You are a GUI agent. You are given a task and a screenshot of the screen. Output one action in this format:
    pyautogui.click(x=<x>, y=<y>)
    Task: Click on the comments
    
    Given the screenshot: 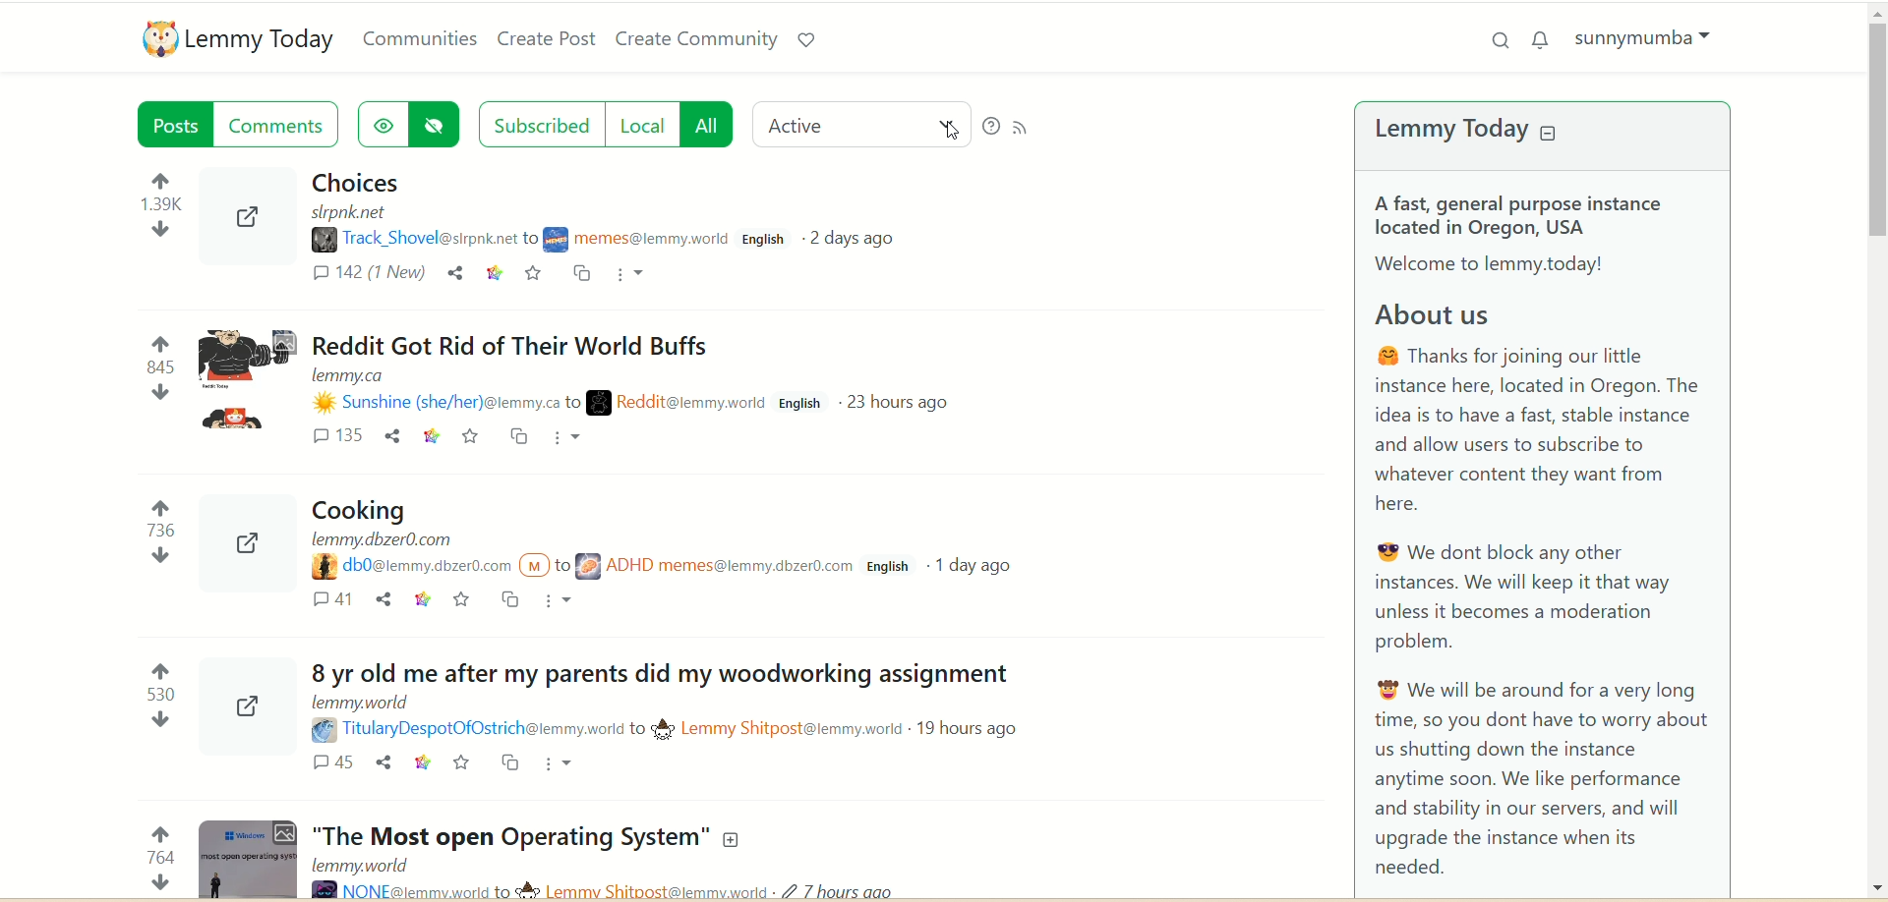 What is the action you would take?
    pyautogui.click(x=367, y=276)
    